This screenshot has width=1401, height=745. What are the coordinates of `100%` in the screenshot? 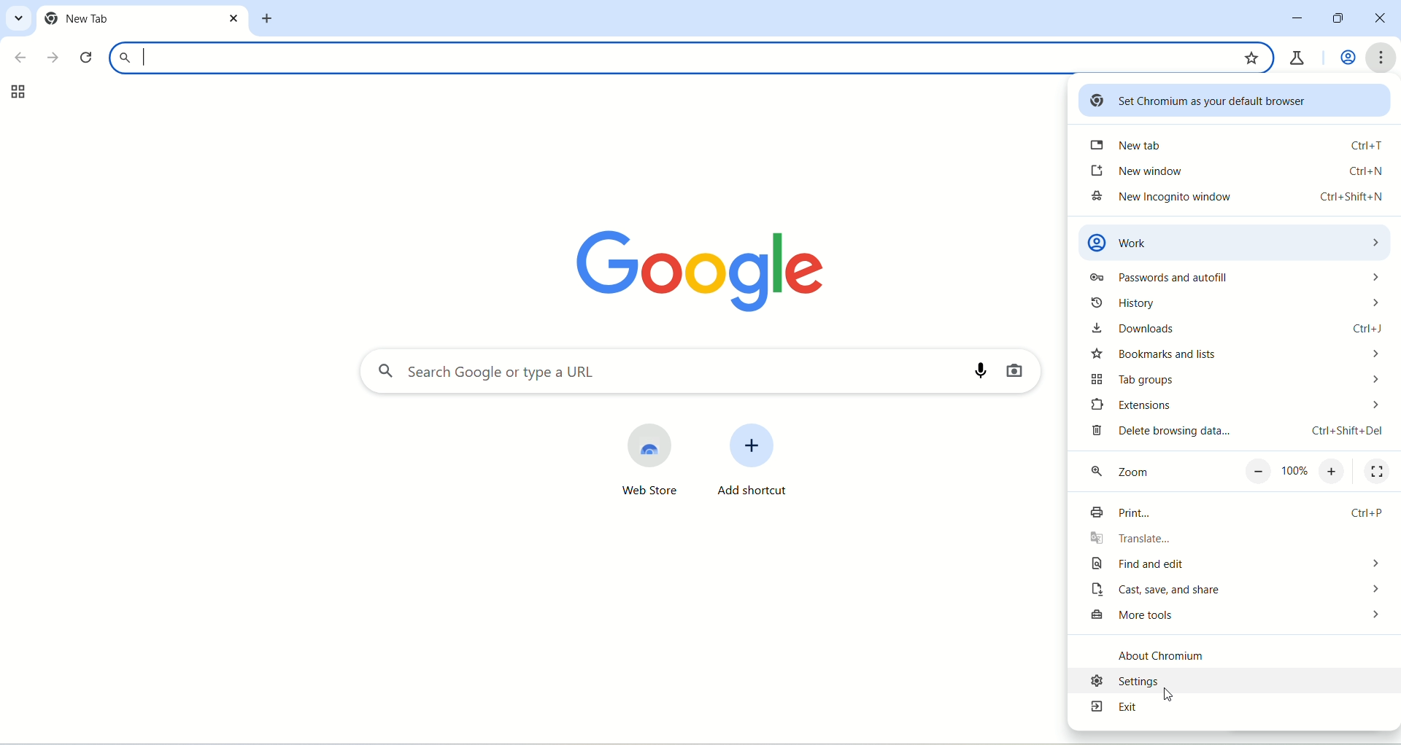 It's located at (1295, 471).